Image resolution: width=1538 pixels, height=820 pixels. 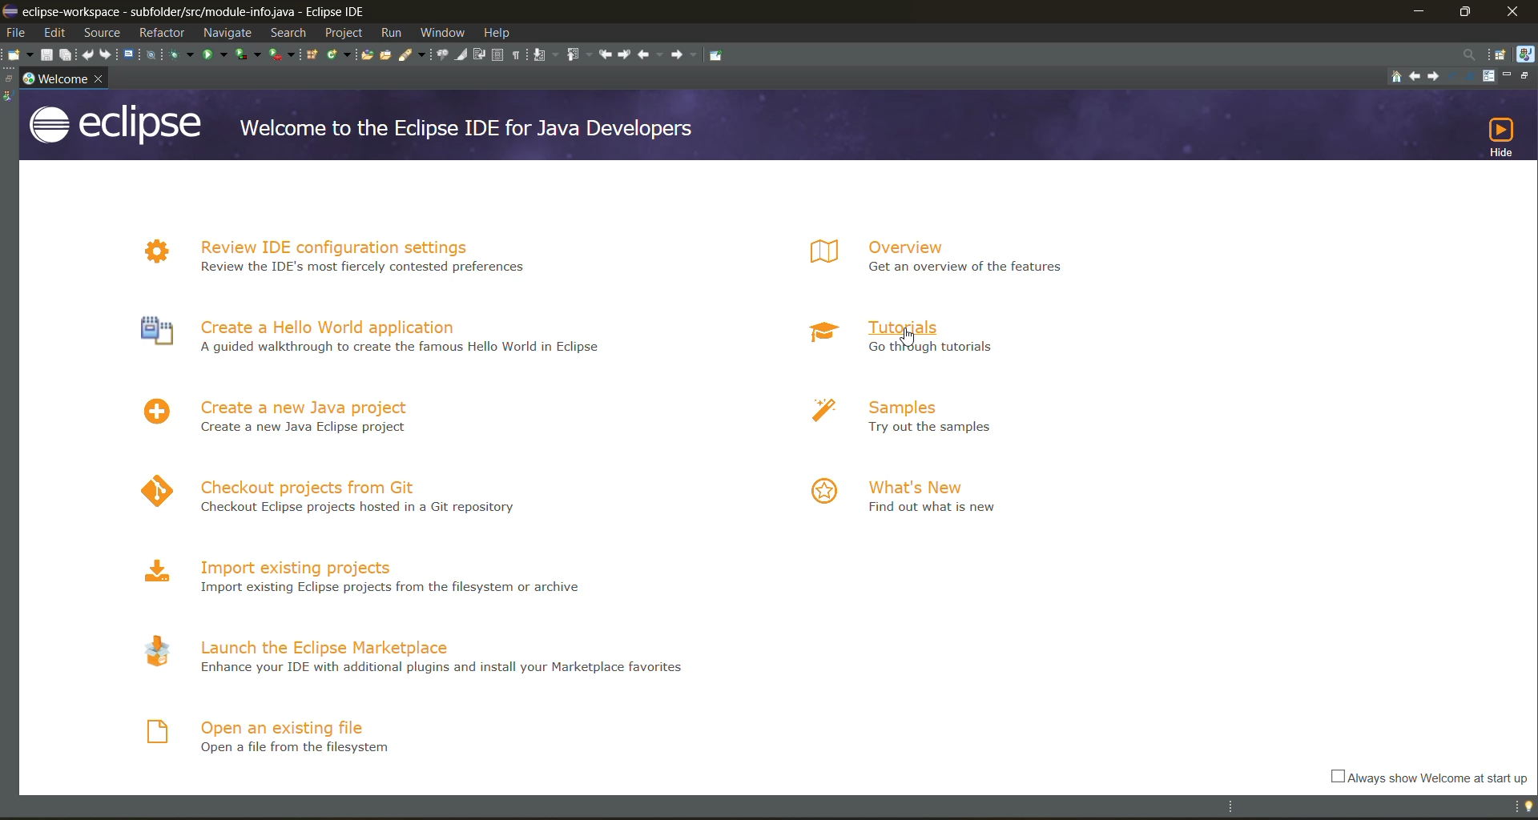 What do you see at coordinates (18, 58) in the screenshot?
I see `new` at bounding box center [18, 58].